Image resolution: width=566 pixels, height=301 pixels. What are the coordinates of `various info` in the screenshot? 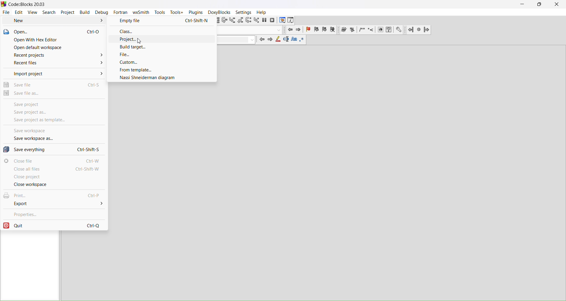 It's located at (292, 20).